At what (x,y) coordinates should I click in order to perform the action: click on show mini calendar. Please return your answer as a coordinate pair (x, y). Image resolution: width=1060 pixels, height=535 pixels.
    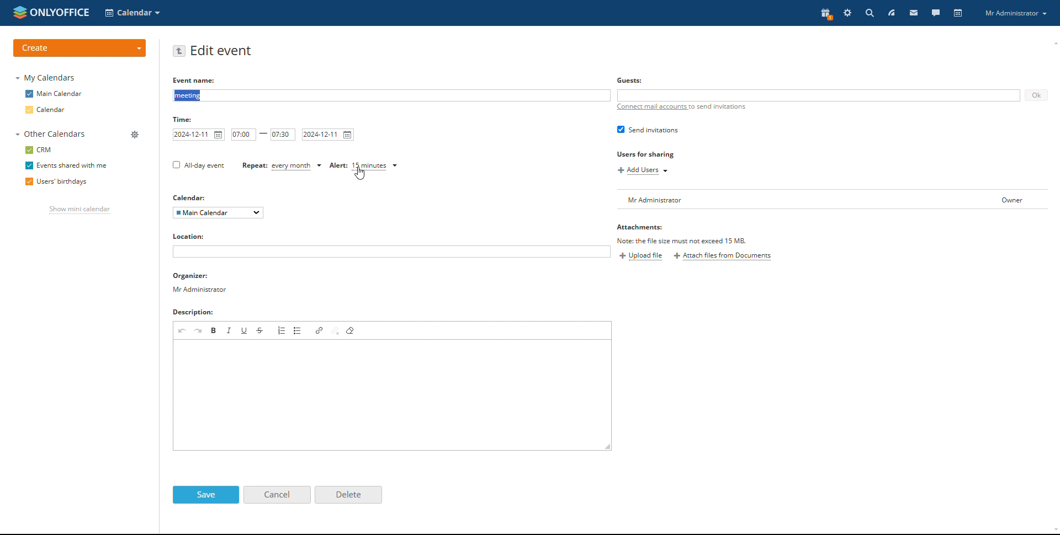
    Looking at the image, I should click on (79, 211).